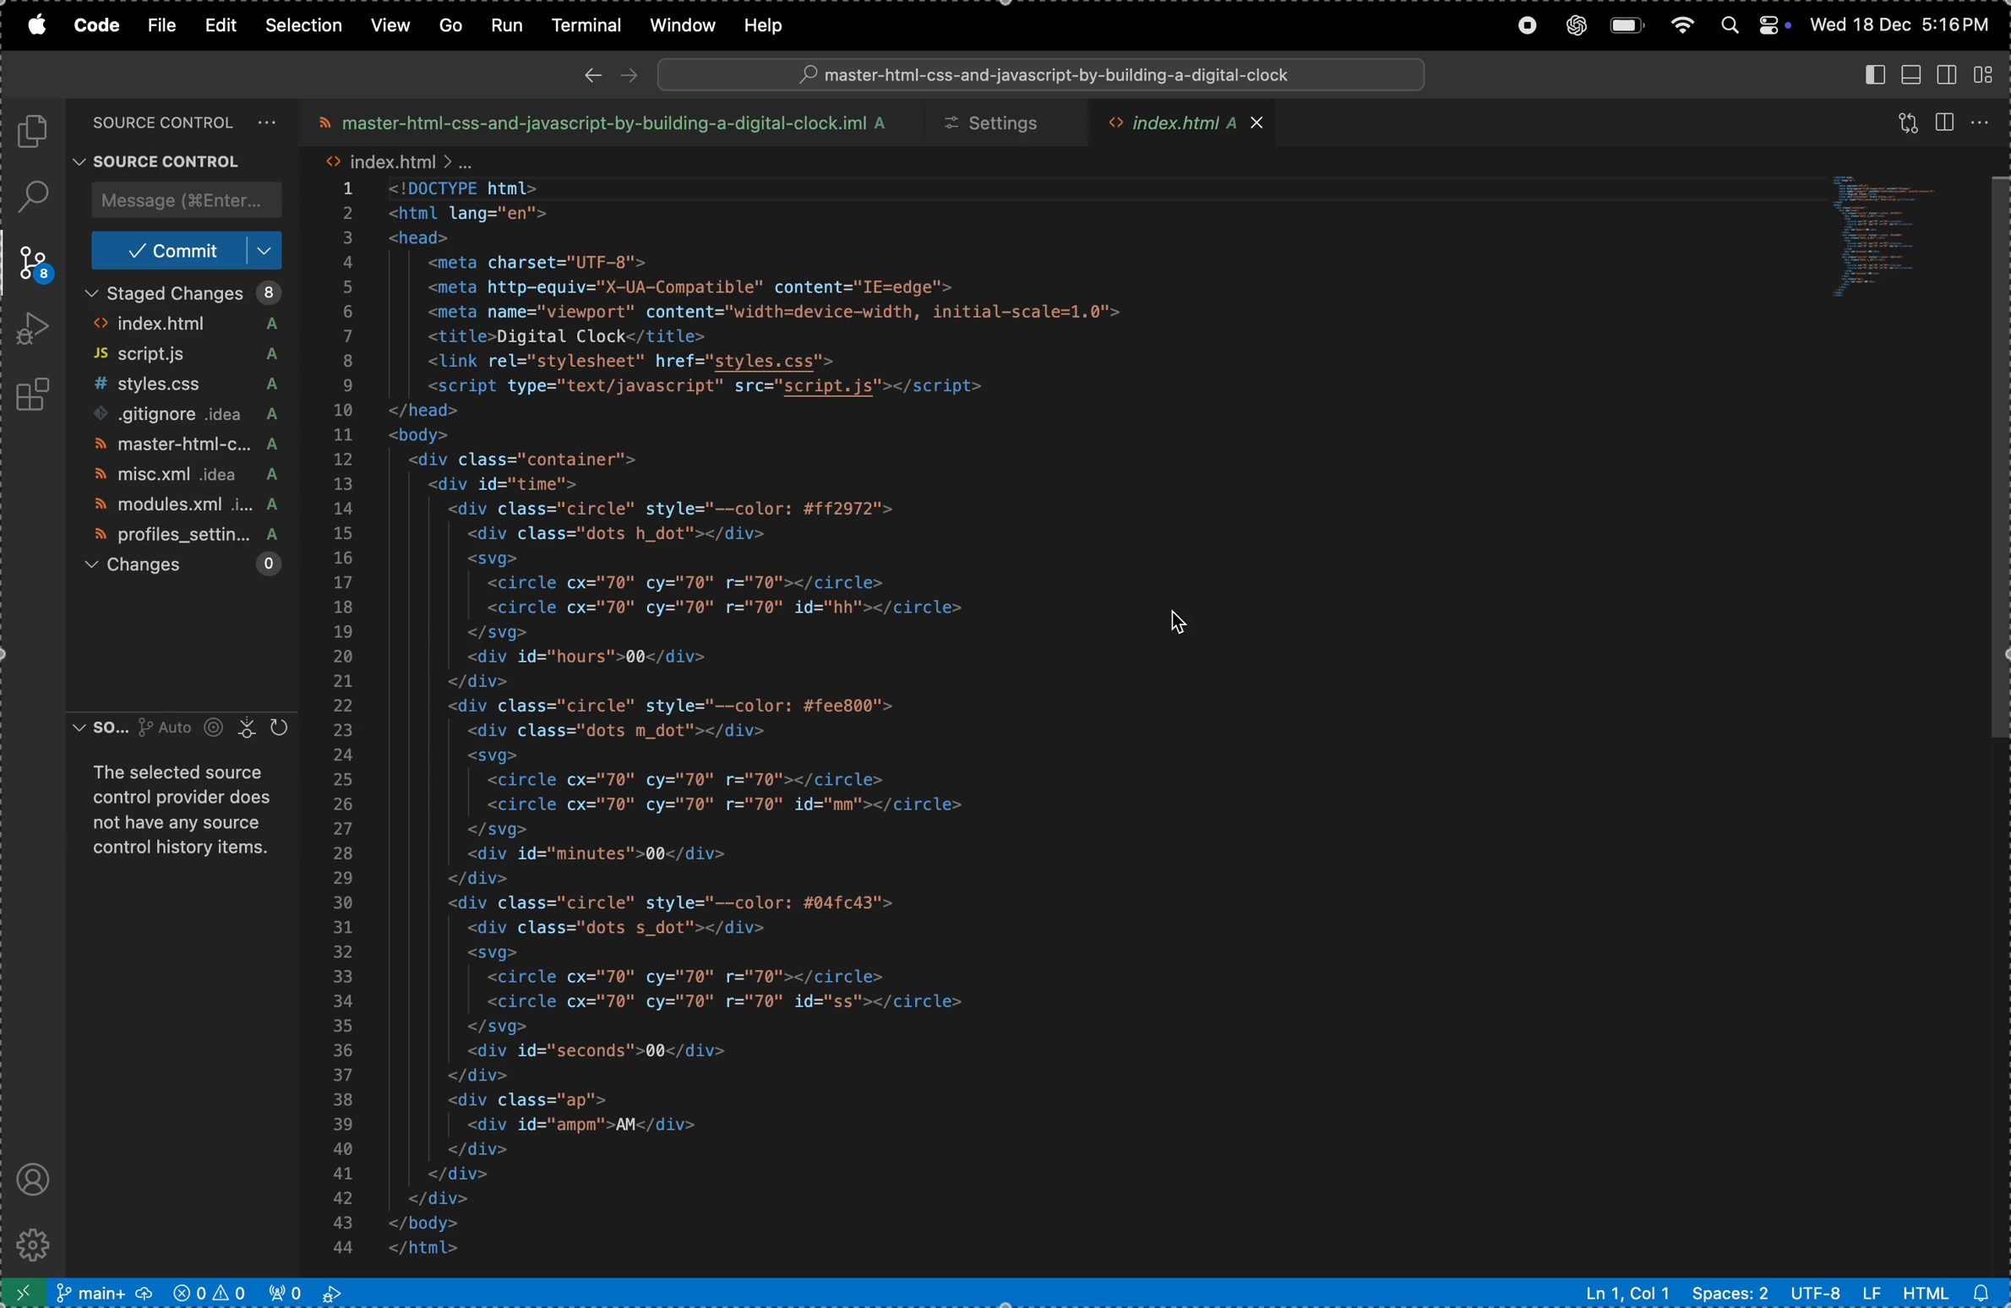 This screenshot has width=2011, height=1308. What do you see at coordinates (783, 312) in the screenshot?
I see `<meta name="viewport" content="width=device-width, initial-scale=1.0">` at bounding box center [783, 312].